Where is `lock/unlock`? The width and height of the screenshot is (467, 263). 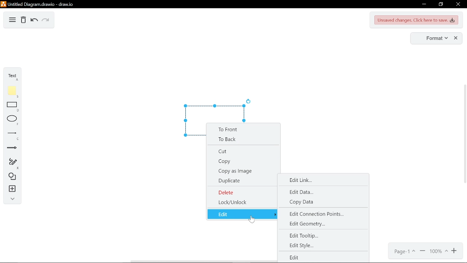 lock/unlock is located at coordinates (242, 203).